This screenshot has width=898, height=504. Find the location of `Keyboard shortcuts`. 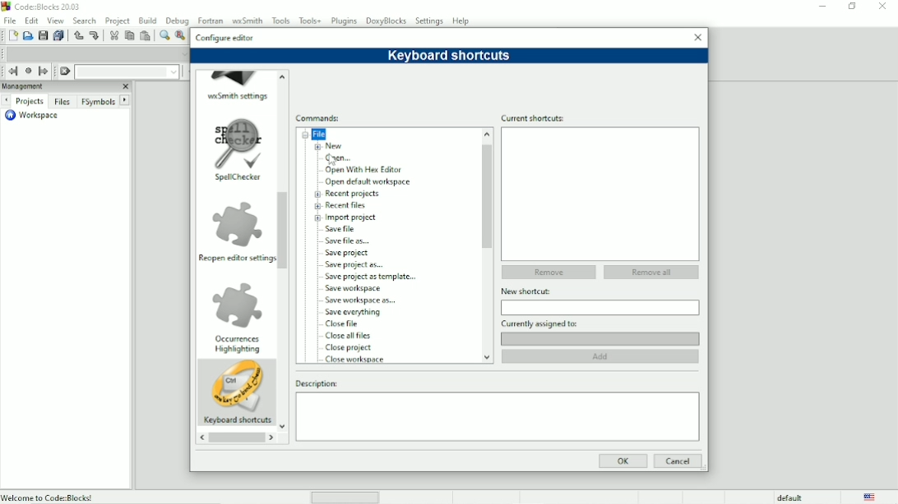

Keyboard shortcuts is located at coordinates (237, 421).